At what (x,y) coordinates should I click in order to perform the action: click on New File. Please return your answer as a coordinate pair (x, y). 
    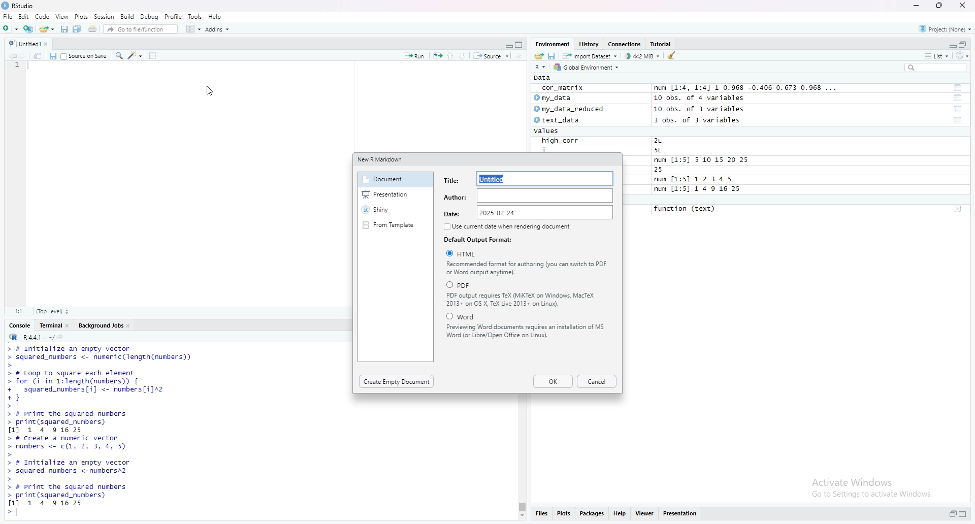
    Looking at the image, I should click on (10, 29).